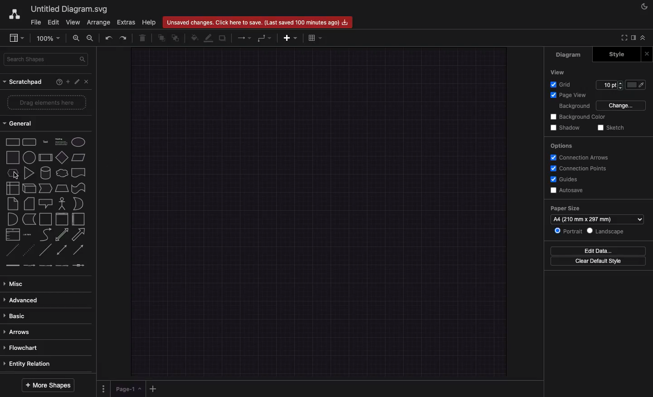 The image size is (653, 397). I want to click on Paper size, so click(598, 208).